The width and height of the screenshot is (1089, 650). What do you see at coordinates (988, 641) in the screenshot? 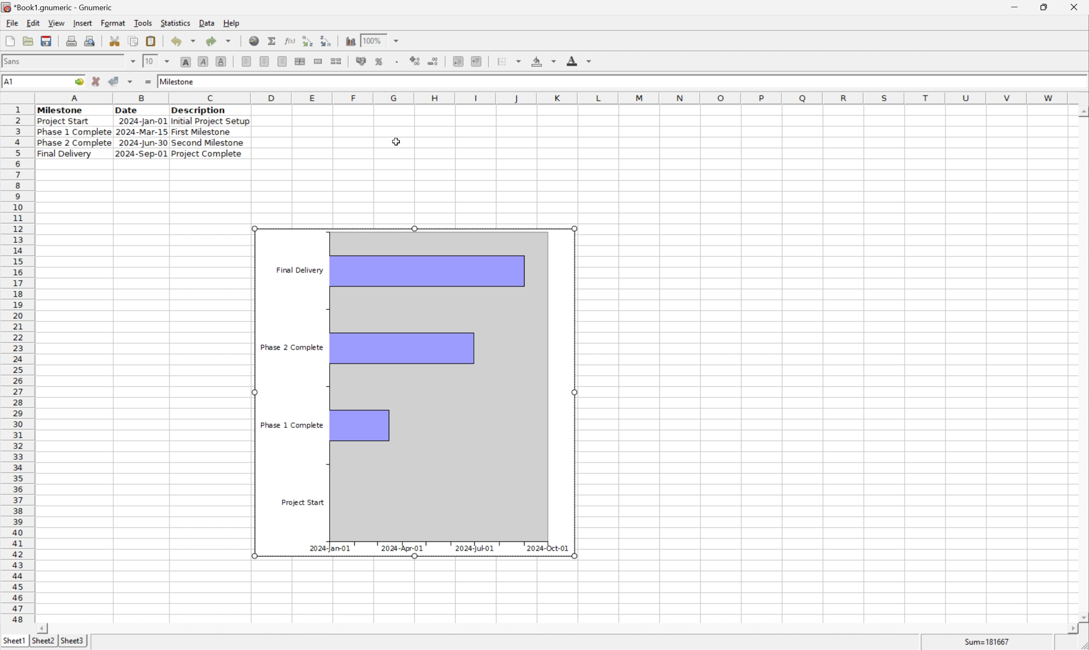
I see `Sum=181667` at bounding box center [988, 641].